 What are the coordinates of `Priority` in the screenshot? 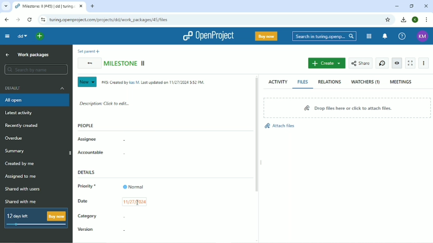 It's located at (89, 187).